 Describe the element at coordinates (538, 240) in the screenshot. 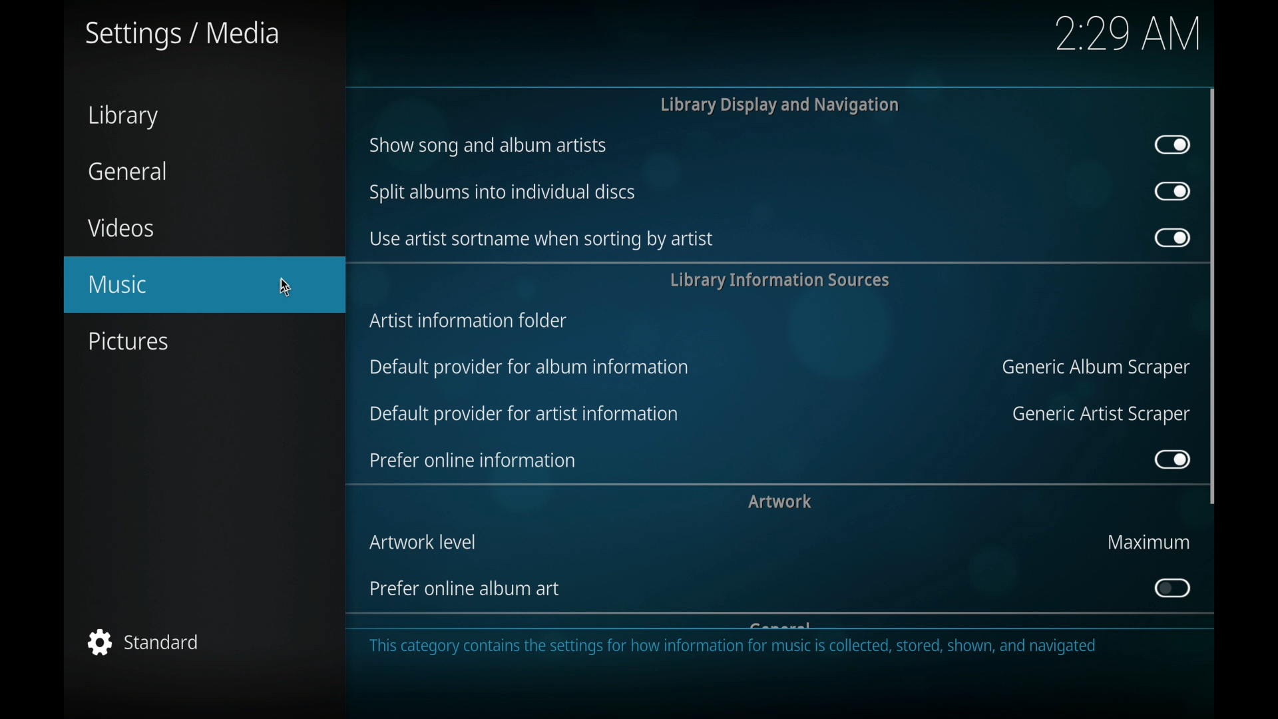

I see `use artist sort name when sorting by artist` at that location.